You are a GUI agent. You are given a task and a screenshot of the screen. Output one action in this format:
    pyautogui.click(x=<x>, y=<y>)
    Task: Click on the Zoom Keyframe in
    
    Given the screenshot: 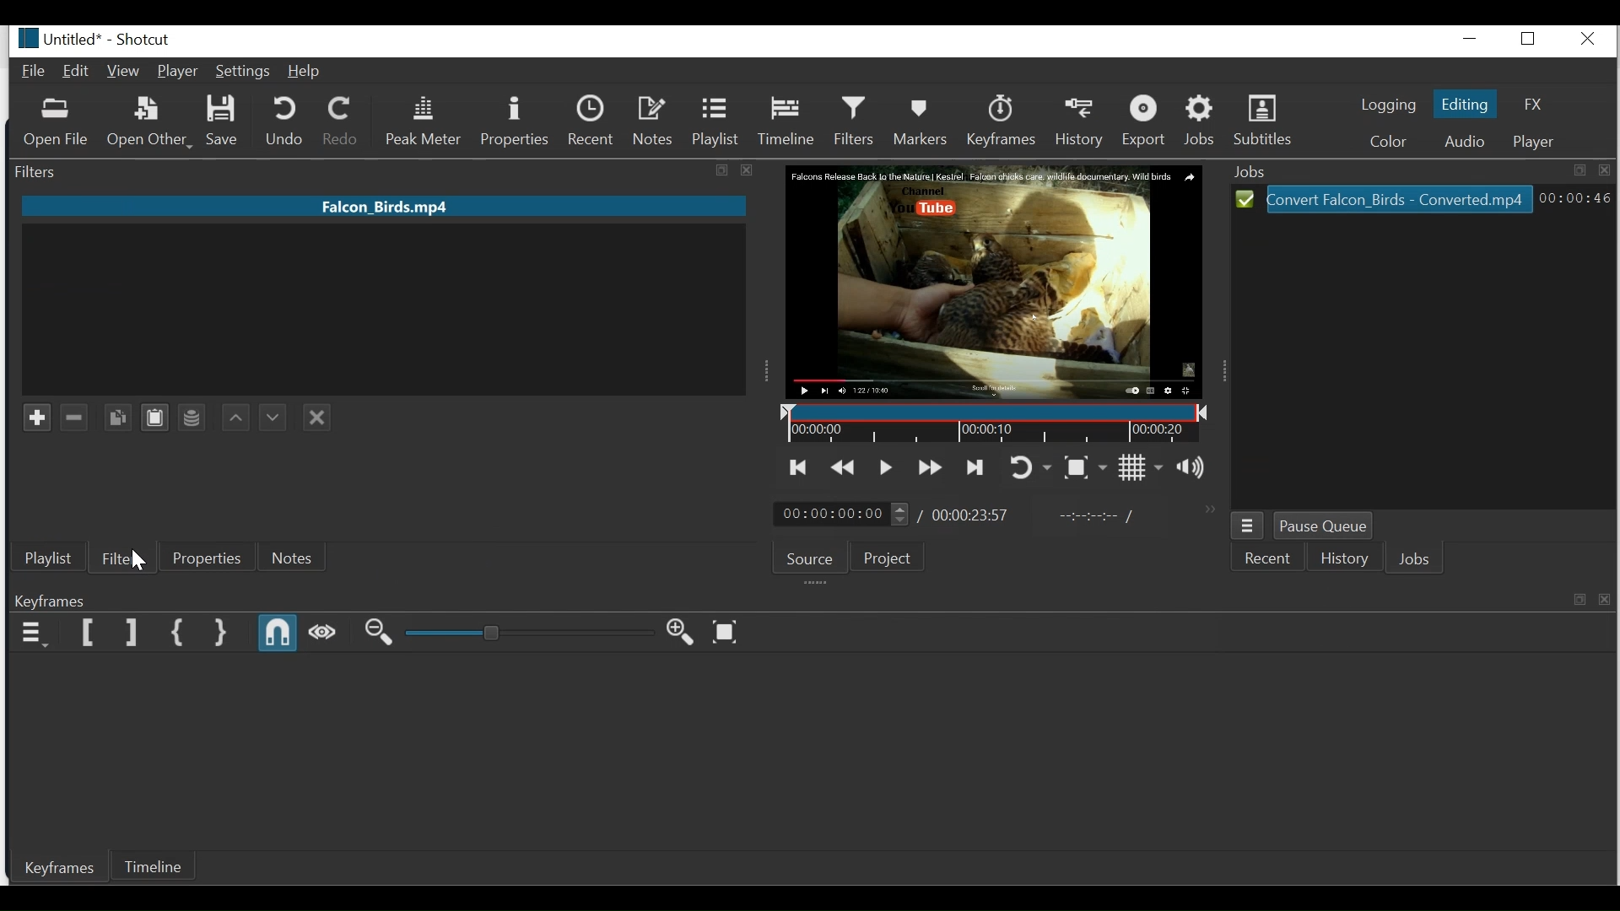 What is the action you would take?
    pyautogui.click(x=684, y=631)
    